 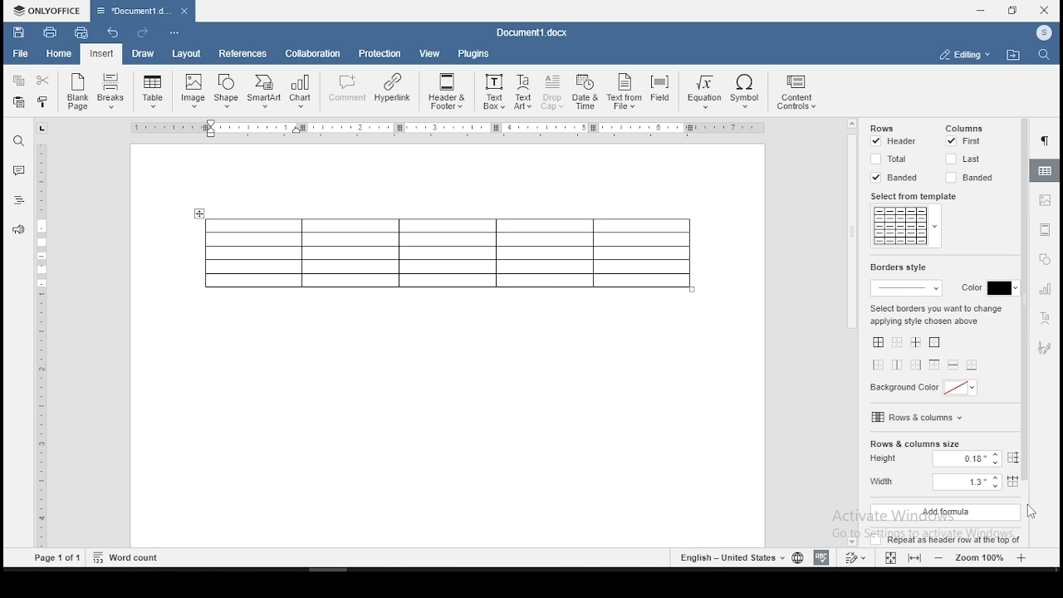 What do you see at coordinates (446, 91) in the screenshot?
I see `Header & Footer` at bounding box center [446, 91].